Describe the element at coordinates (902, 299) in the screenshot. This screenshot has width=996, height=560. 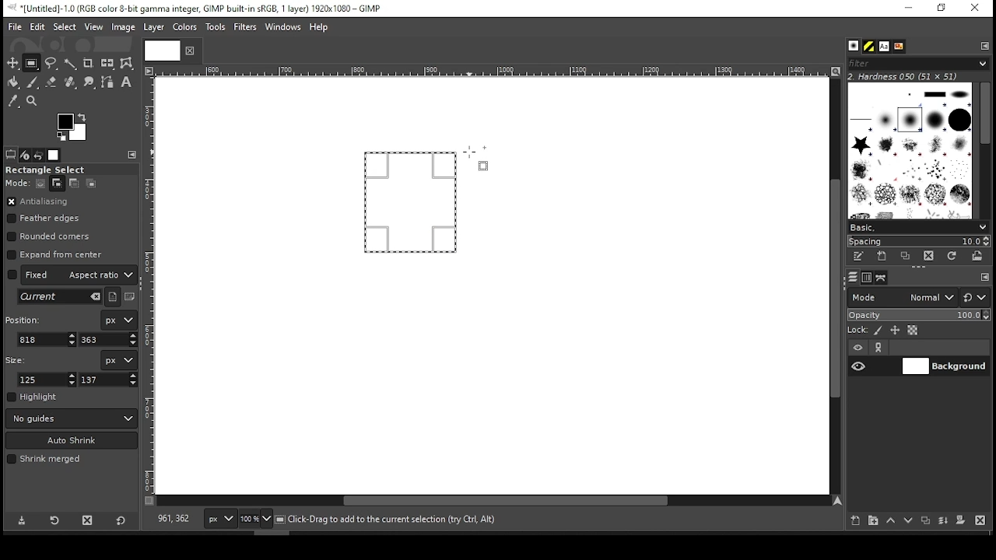
I see `mode` at that location.